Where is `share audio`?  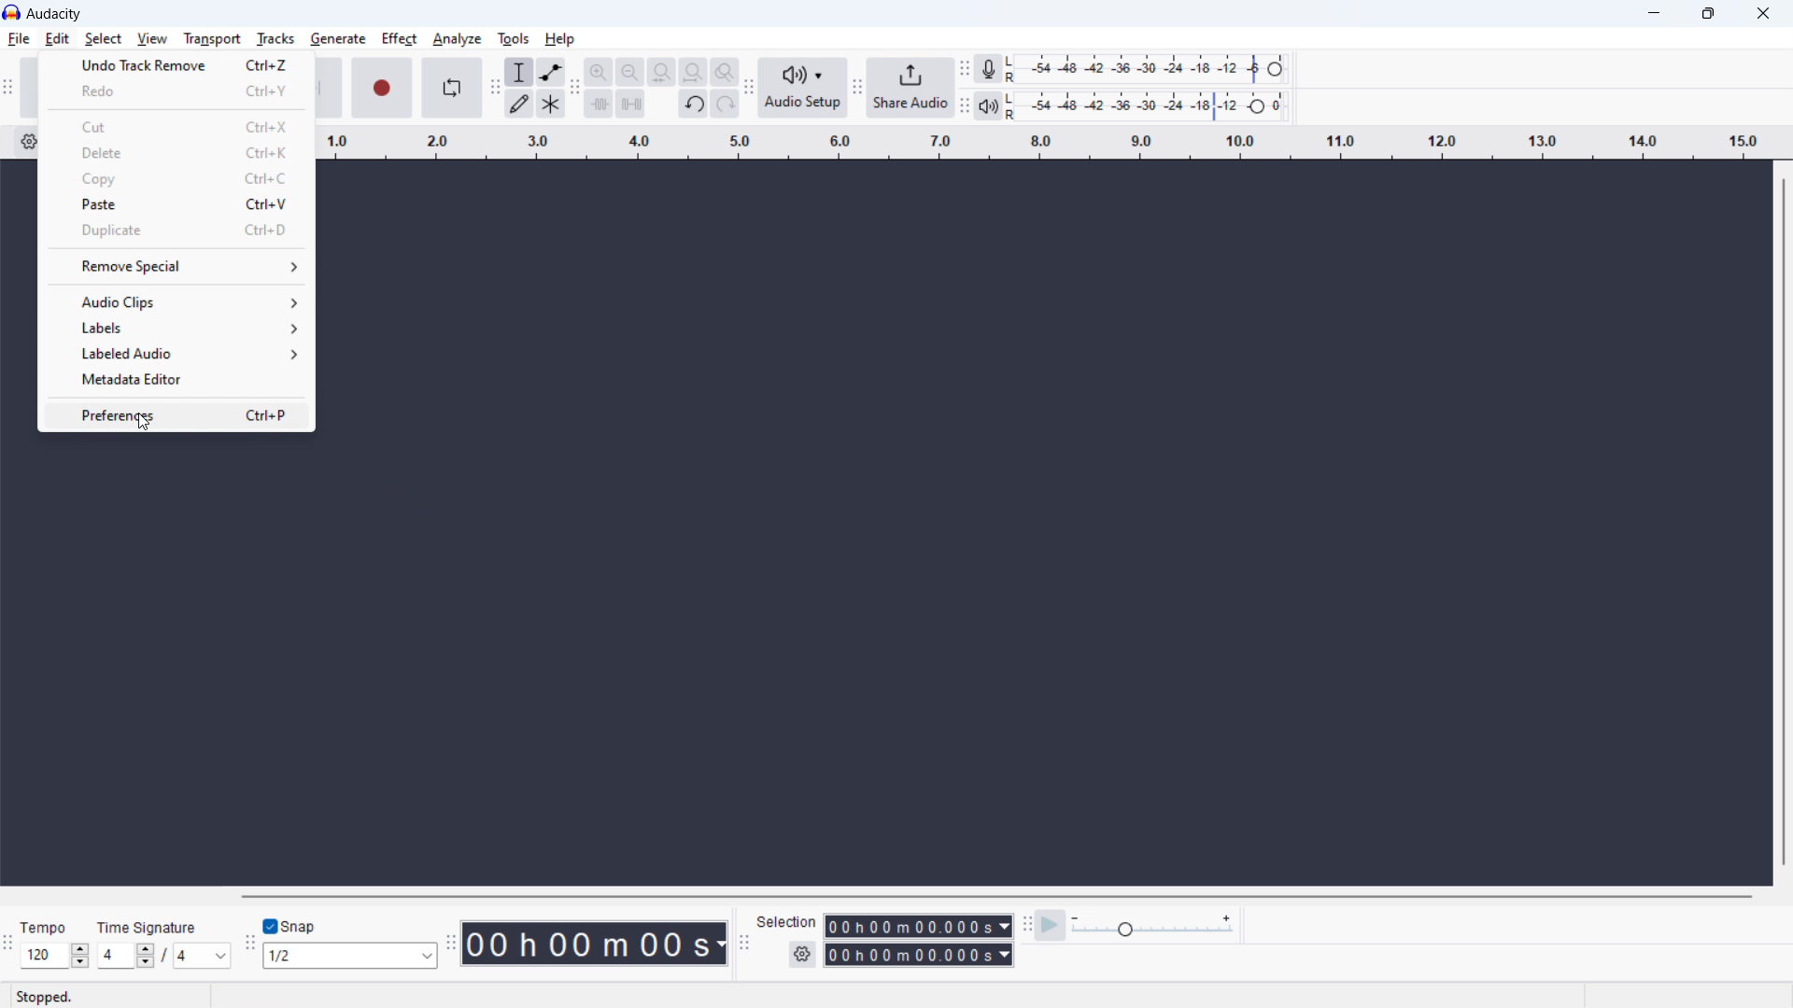 share audio is located at coordinates (911, 88).